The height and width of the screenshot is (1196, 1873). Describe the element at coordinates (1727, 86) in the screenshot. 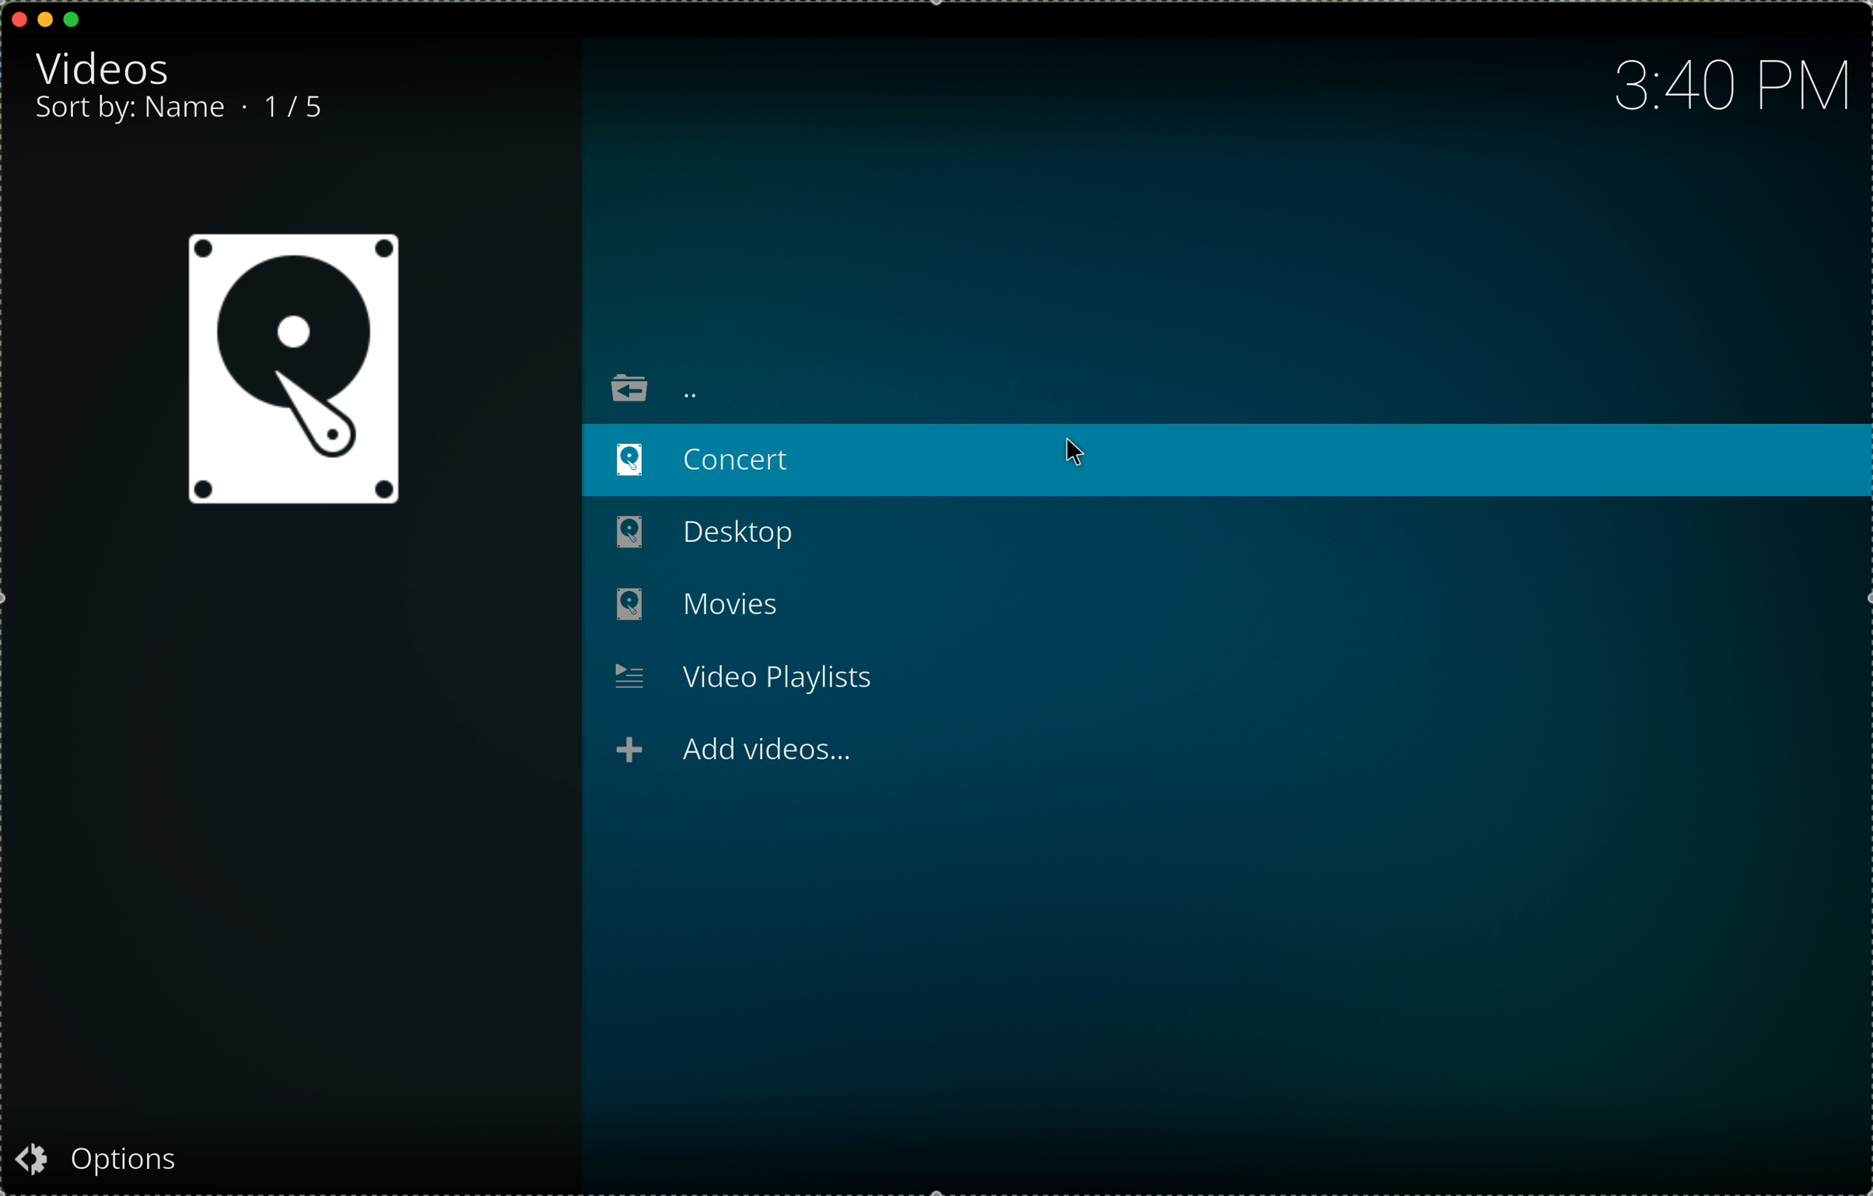

I see `time` at that location.